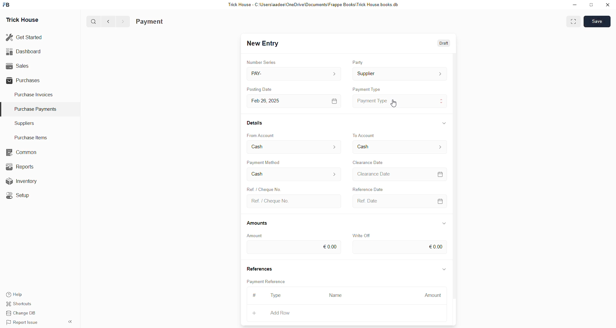 The image size is (616, 328). I want to click on forward, so click(123, 22).